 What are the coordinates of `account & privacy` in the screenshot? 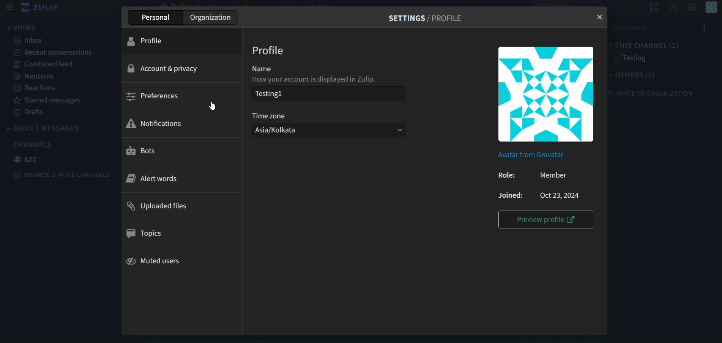 It's located at (165, 68).